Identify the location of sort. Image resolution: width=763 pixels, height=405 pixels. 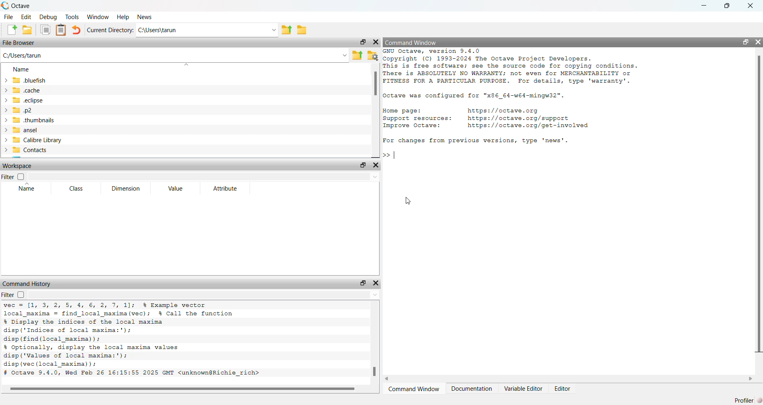
(185, 65).